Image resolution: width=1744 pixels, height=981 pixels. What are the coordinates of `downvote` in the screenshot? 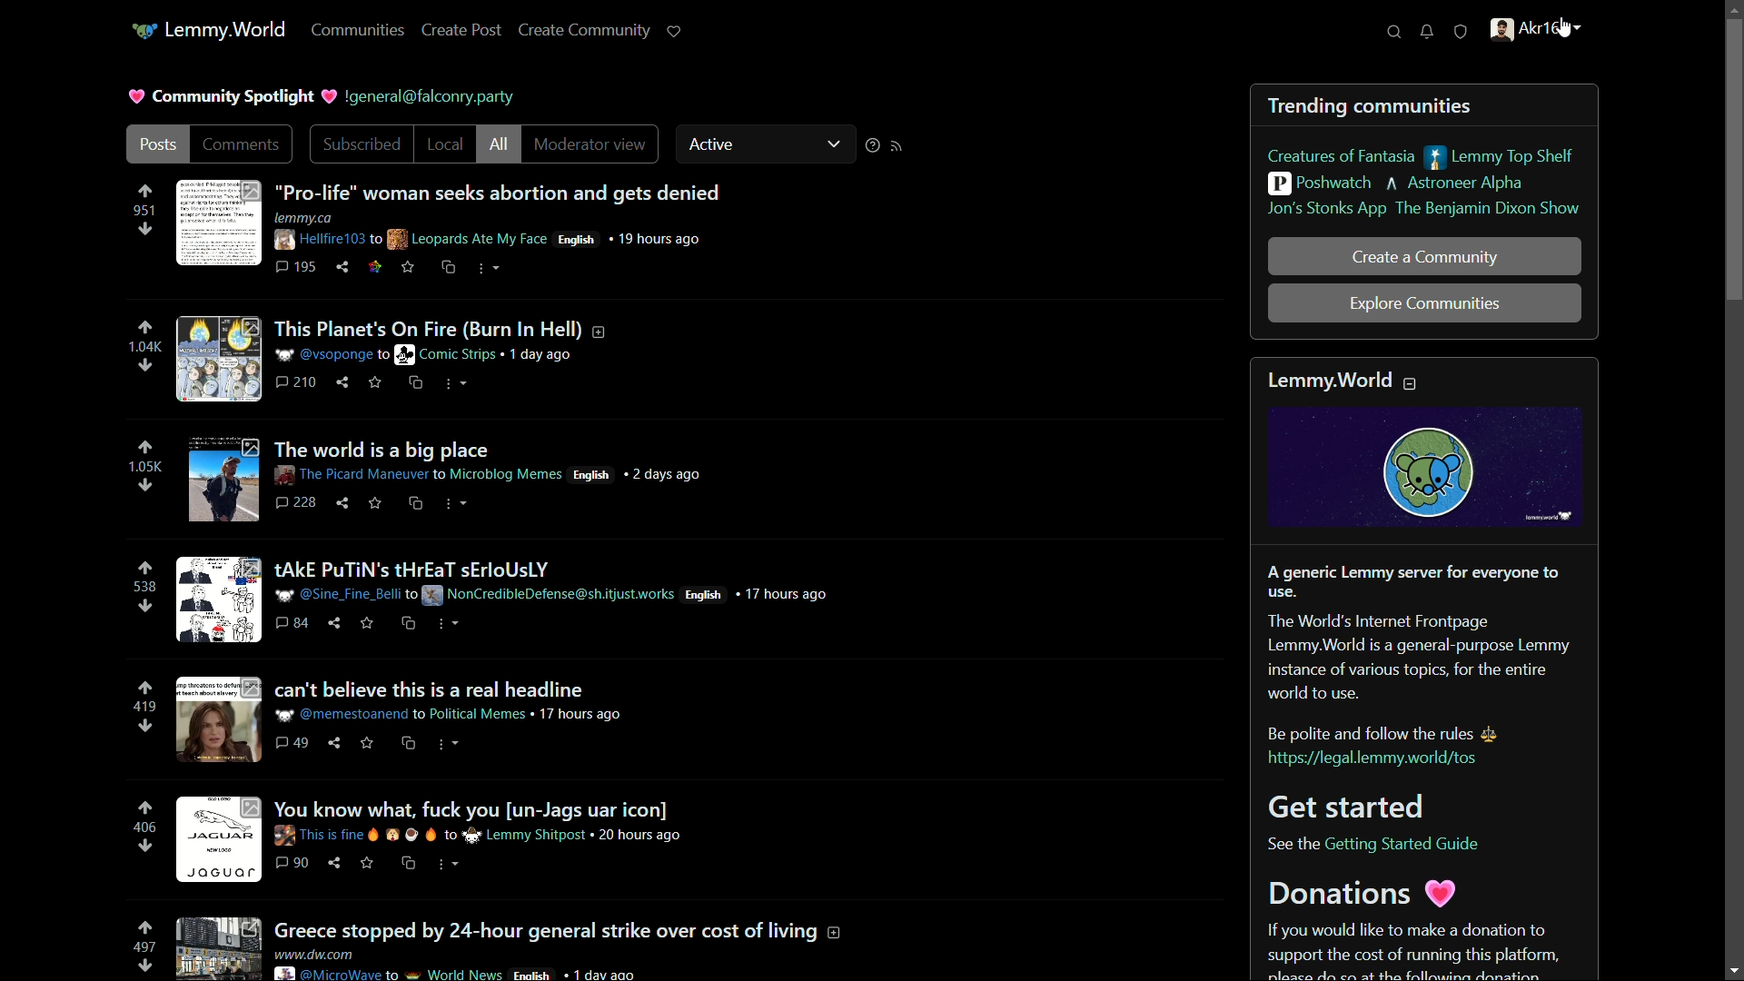 It's located at (148, 608).